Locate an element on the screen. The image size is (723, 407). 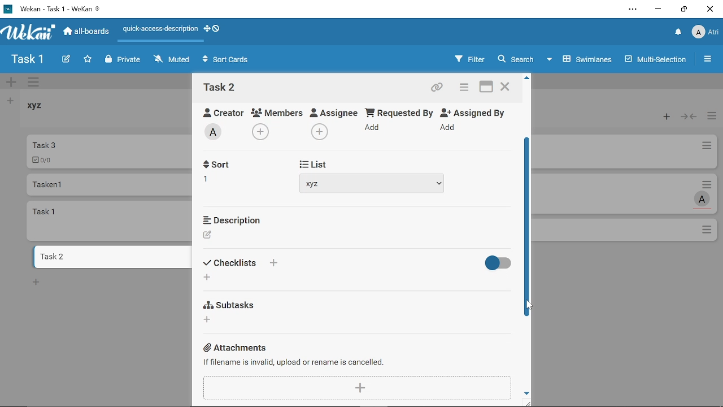
Add labe; is located at coordinates (217, 133).